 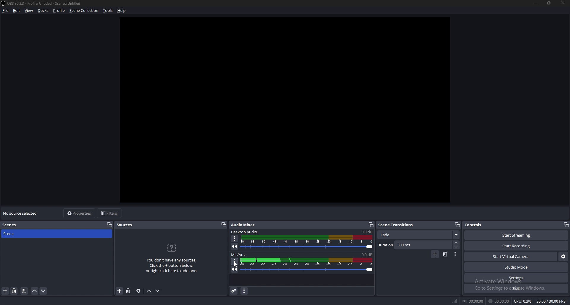 What do you see at coordinates (18, 234) in the screenshot?
I see `scene` at bounding box center [18, 234].